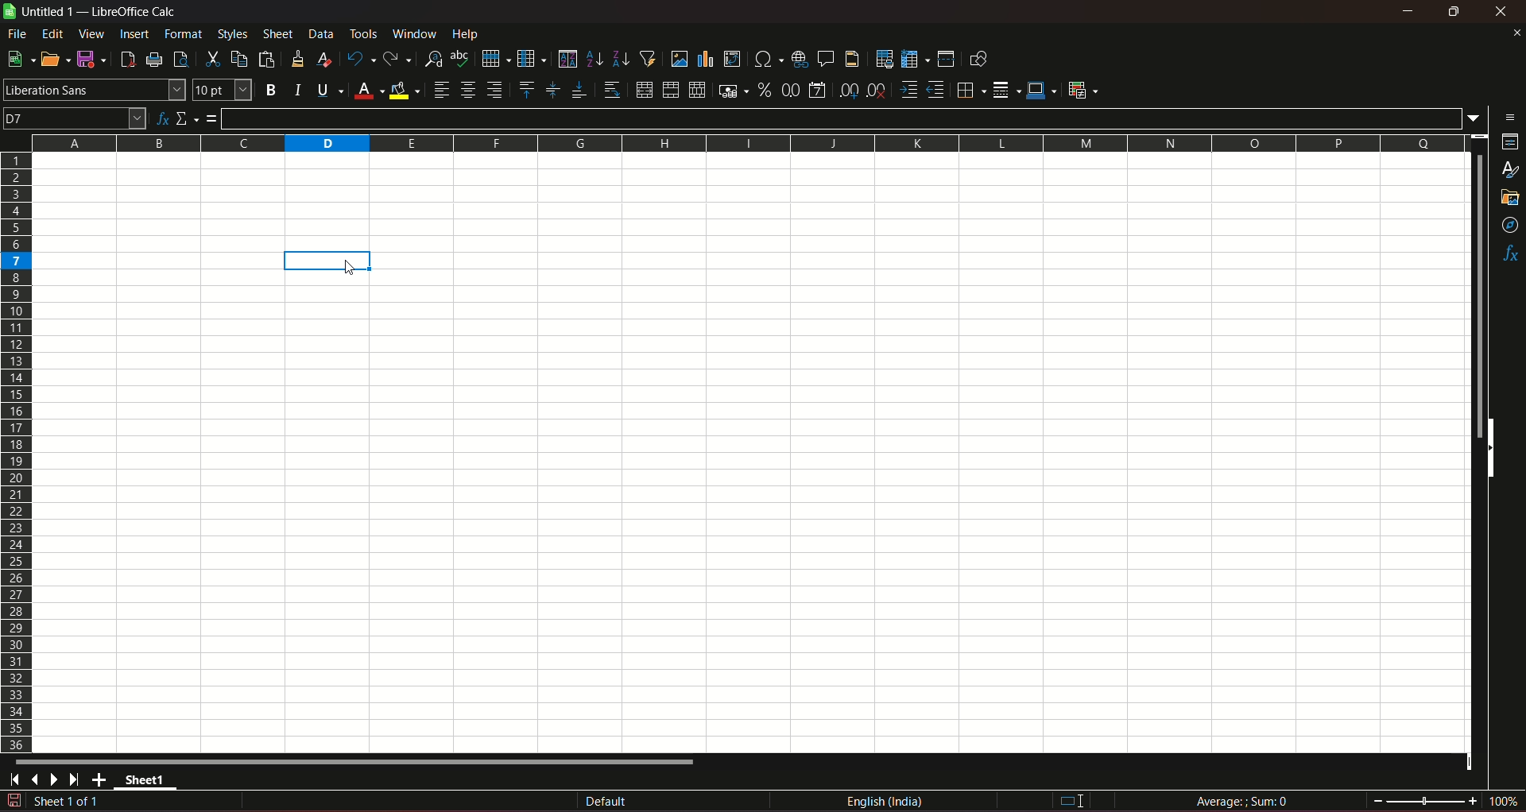 This screenshot has height=812, width=1526. Describe the element at coordinates (1512, 171) in the screenshot. I see `styles` at that location.